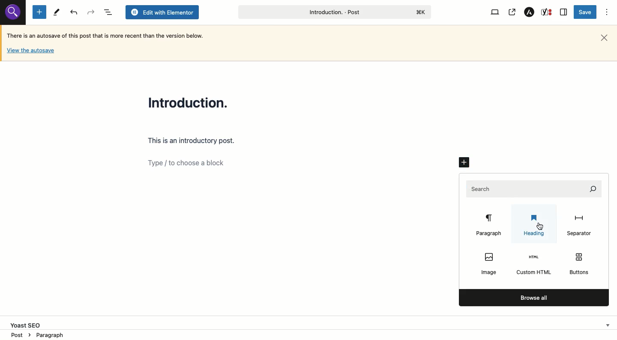  Describe the element at coordinates (535, 188) in the screenshot. I see `Search` at that location.